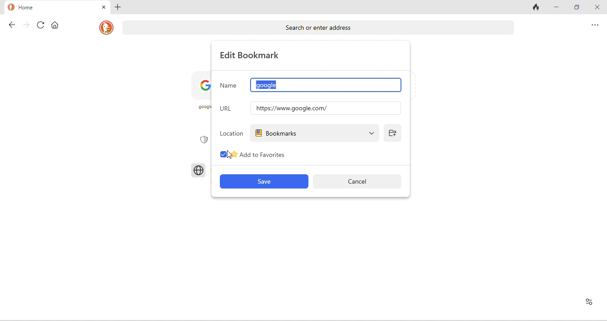 This screenshot has height=321, width=607. I want to click on search or enter address, so click(318, 27).